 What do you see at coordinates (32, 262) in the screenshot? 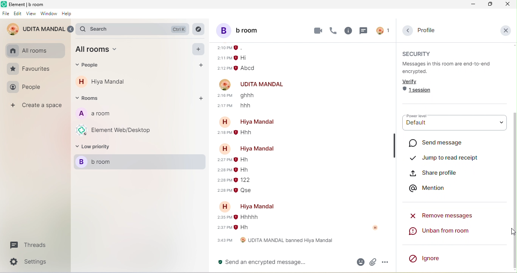
I see `settings` at bounding box center [32, 262].